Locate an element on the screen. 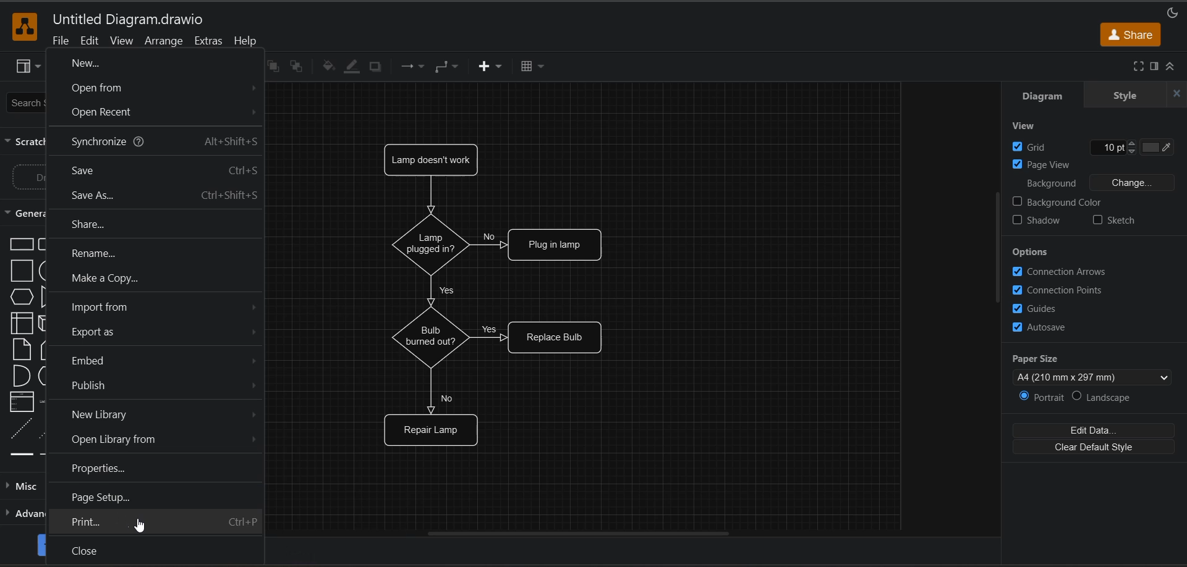  save is located at coordinates (160, 172).